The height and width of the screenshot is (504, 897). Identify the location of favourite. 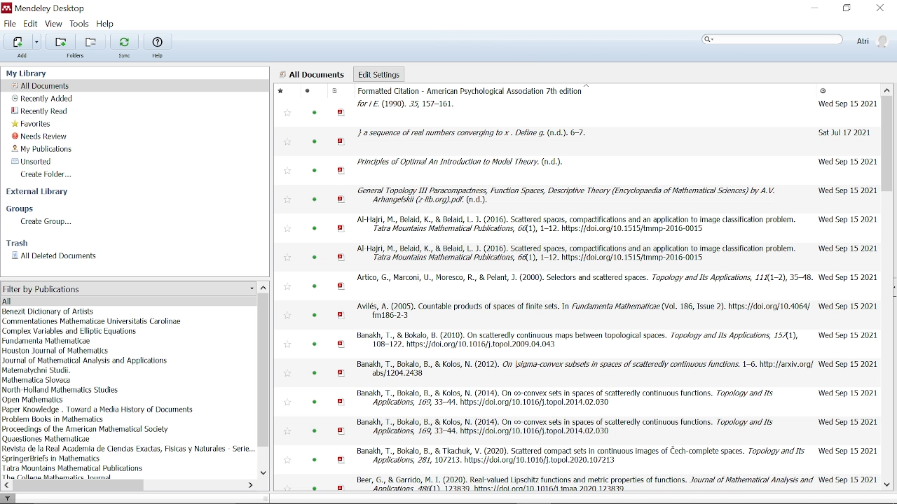
(287, 316).